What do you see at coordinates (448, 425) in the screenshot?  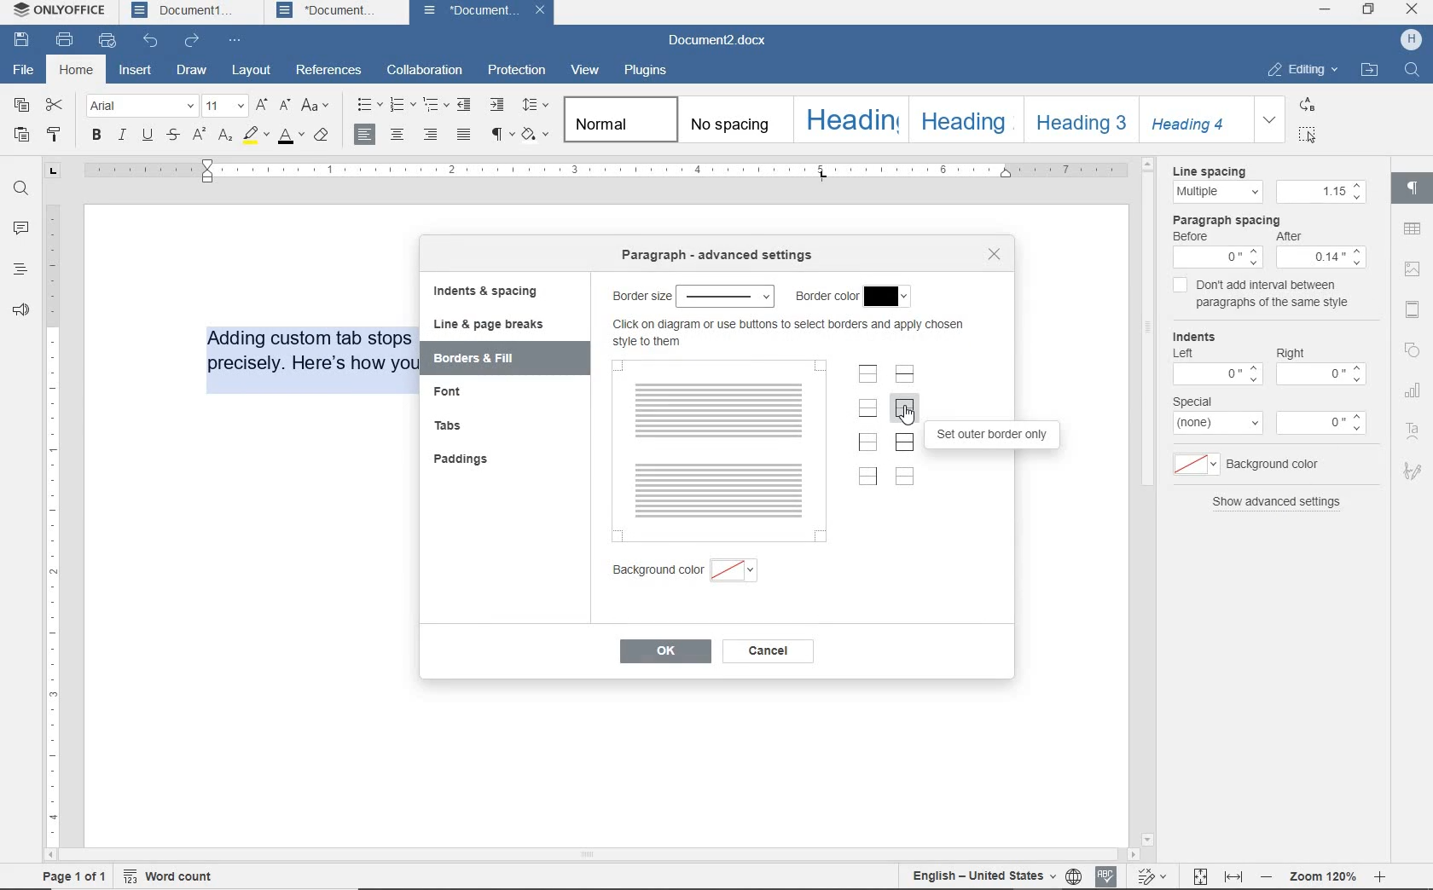 I see `tabs` at bounding box center [448, 425].